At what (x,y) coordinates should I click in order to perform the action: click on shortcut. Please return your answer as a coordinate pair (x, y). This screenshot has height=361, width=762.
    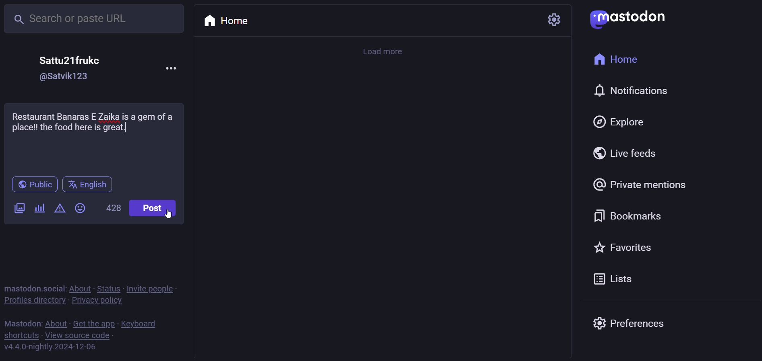
    Looking at the image, I should click on (19, 335).